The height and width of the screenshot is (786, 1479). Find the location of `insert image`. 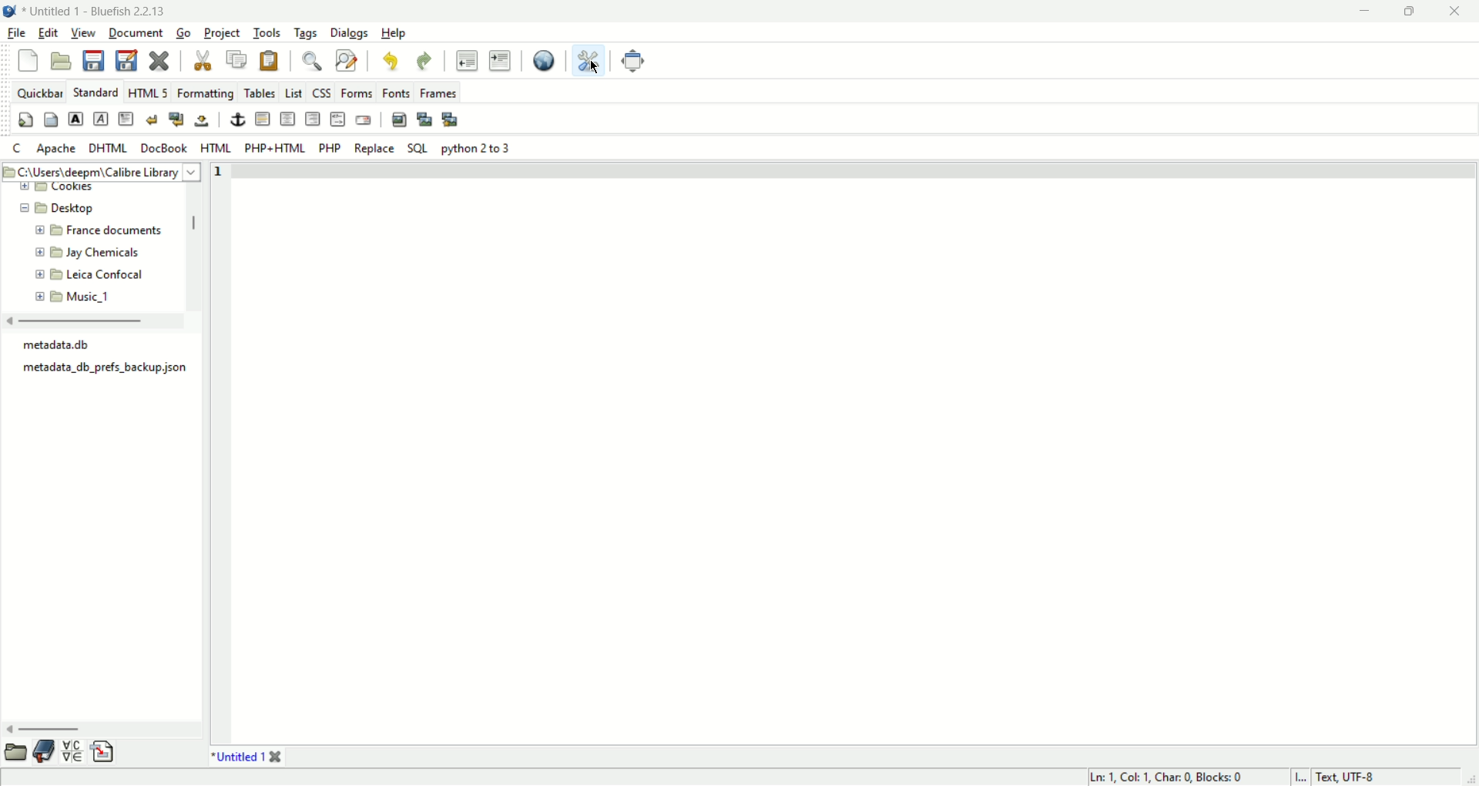

insert image is located at coordinates (401, 120).